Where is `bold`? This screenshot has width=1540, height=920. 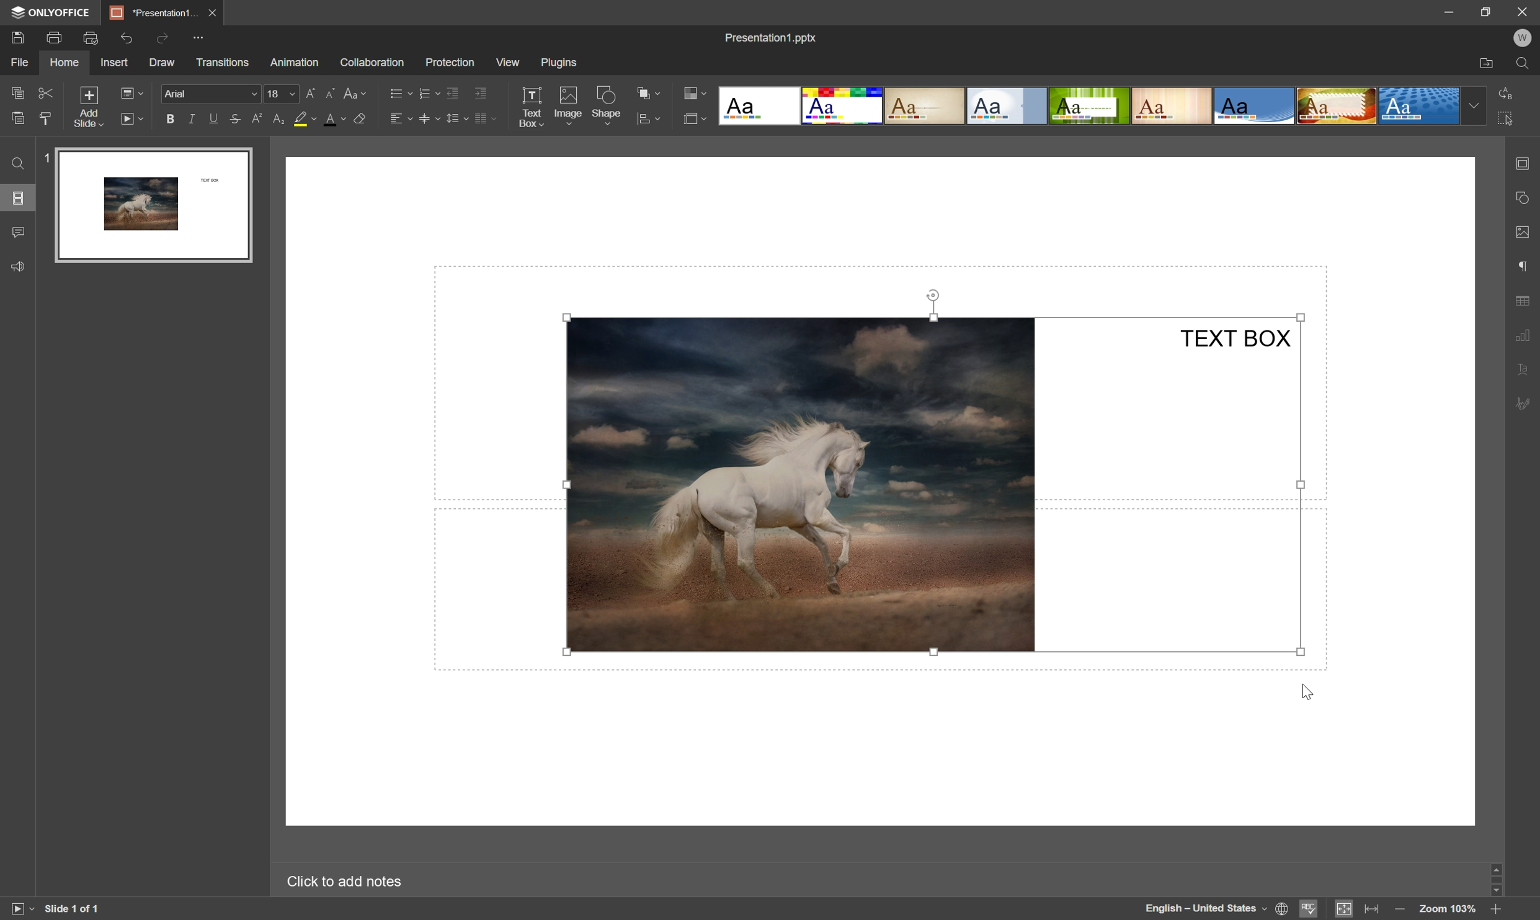
bold is located at coordinates (171, 120).